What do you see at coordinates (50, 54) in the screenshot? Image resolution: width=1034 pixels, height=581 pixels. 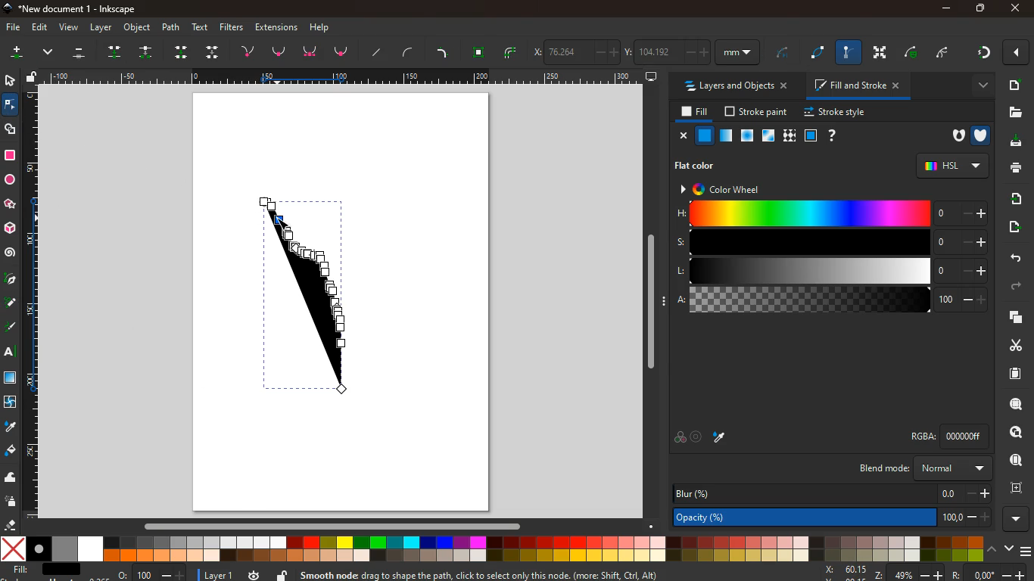 I see `down` at bounding box center [50, 54].